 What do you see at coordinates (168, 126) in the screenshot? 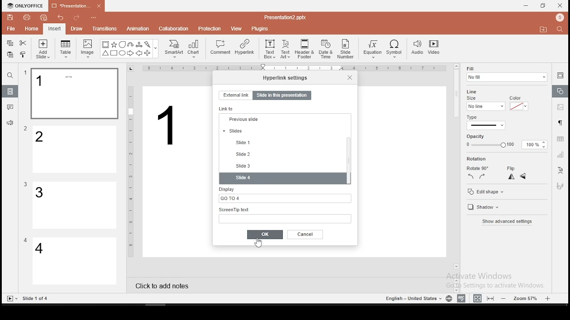
I see `` at bounding box center [168, 126].